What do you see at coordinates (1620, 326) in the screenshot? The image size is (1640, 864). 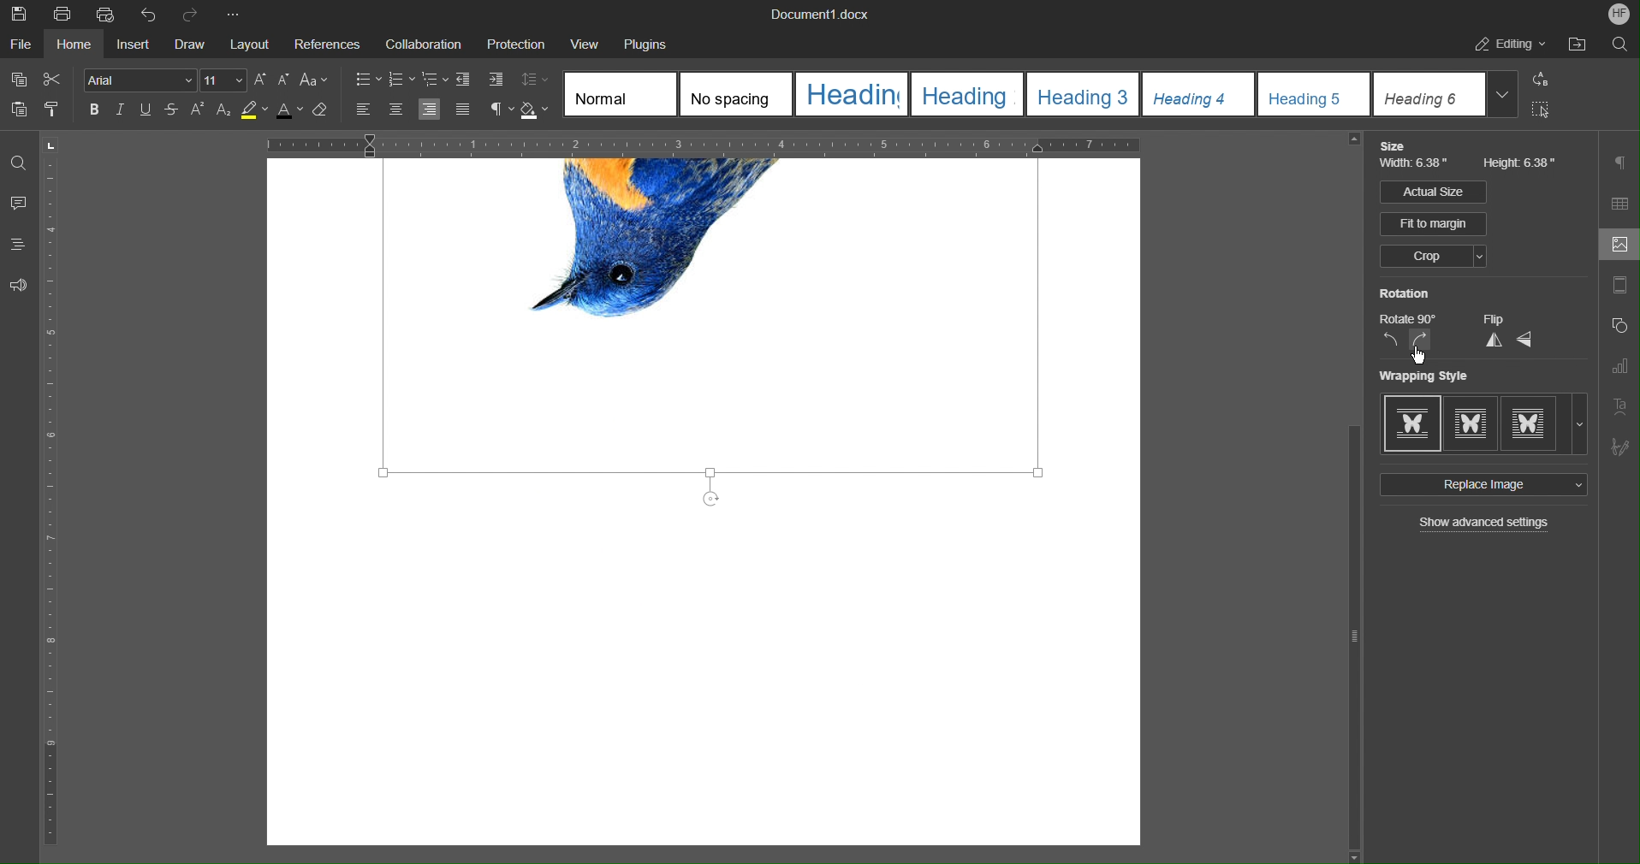 I see `Shape Settings` at bounding box center [1620, 326].